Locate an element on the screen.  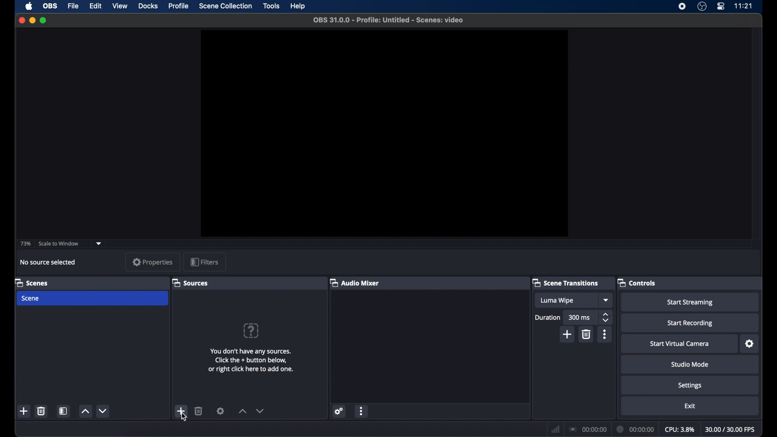
scene is located at coordinates (32, 299).